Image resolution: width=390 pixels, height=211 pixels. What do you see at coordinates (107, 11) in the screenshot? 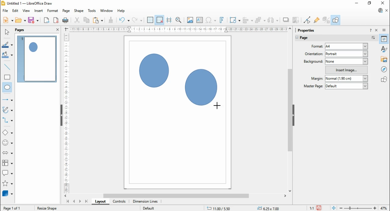
I see `window` at bounding box center [107, 11].